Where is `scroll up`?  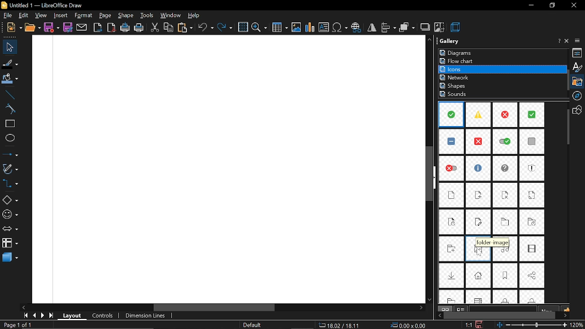
scroll up is located at coordinates (431, 40).